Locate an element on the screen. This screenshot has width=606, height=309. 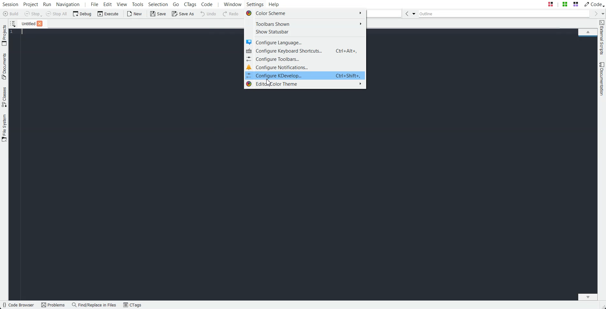
Show sorted list is located at coordinates (13, 24).